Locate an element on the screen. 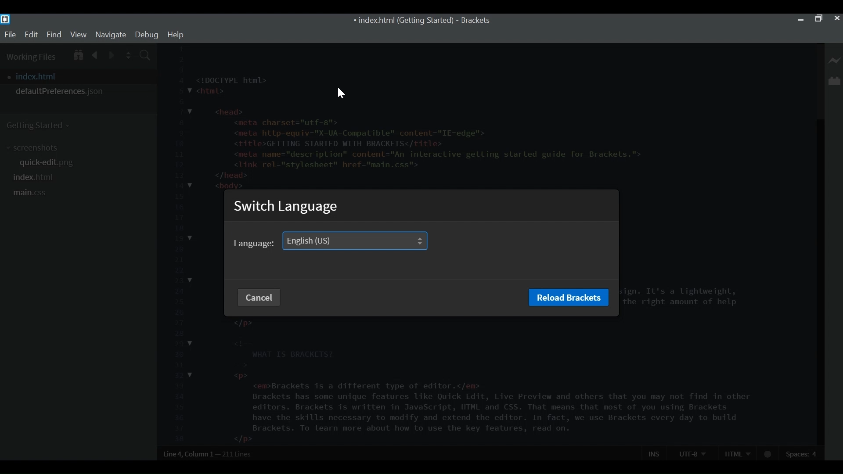  Find is located at coordinates (54, 34).